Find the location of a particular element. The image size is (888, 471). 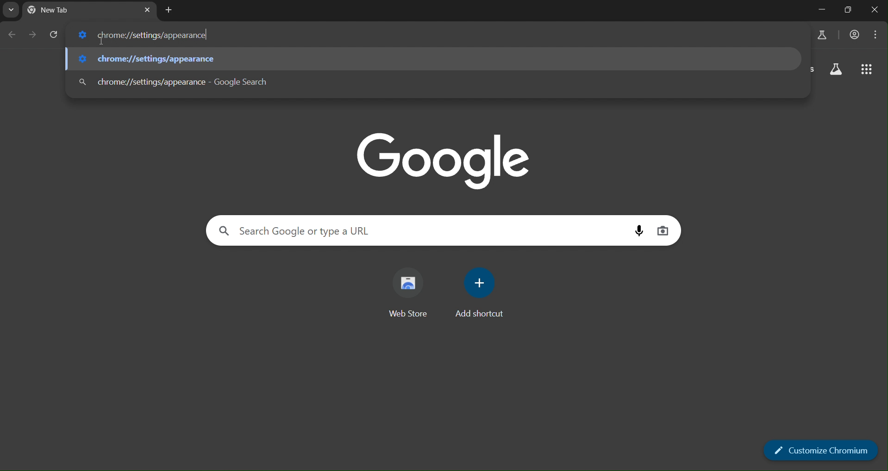

chrome://settings/appearance is located at coordinates (142, 35).